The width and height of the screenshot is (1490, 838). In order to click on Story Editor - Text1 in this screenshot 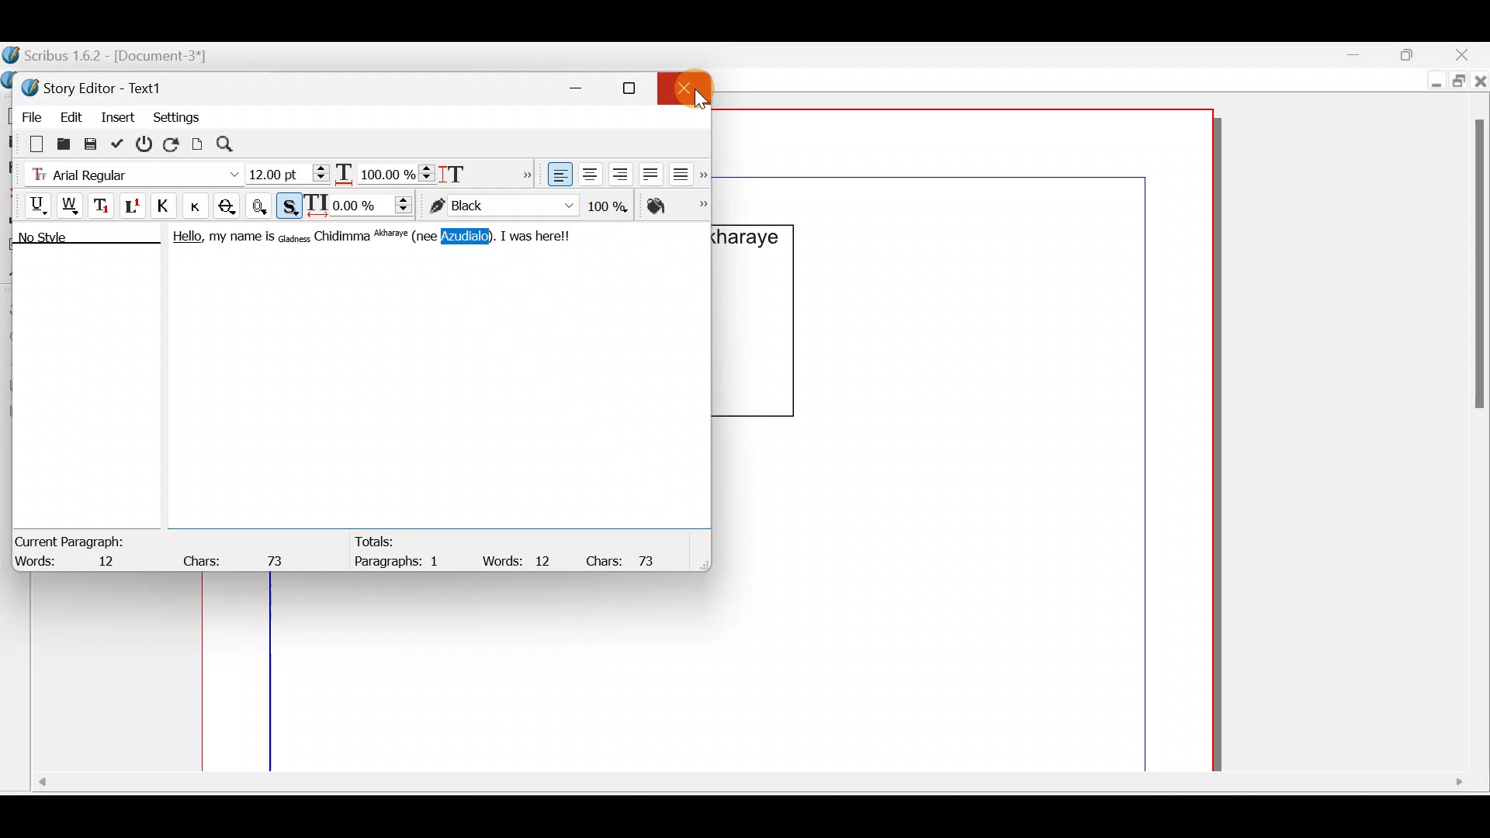, I will do `click(97, 86)`.